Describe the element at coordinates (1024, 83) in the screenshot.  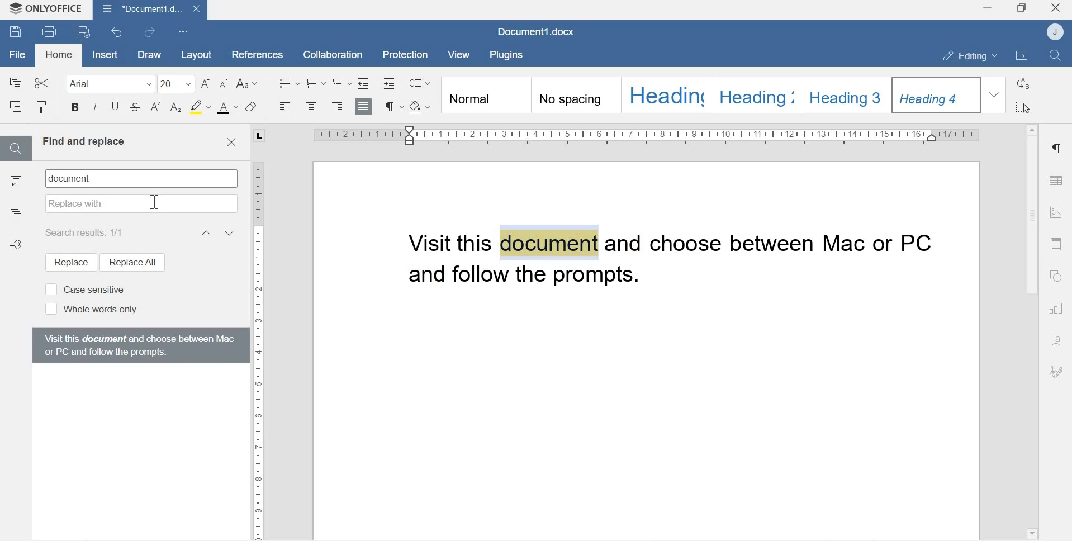
I see `Replace` at that location.